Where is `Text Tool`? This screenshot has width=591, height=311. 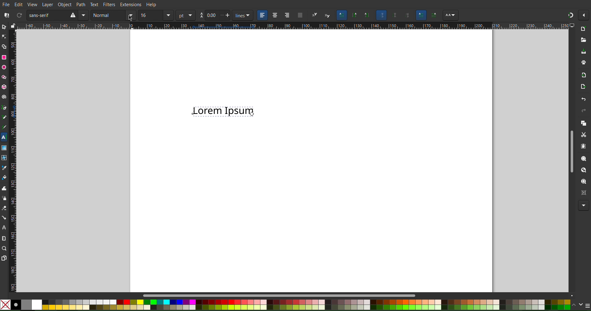
Text Tool is located at coordinates (4, 137).